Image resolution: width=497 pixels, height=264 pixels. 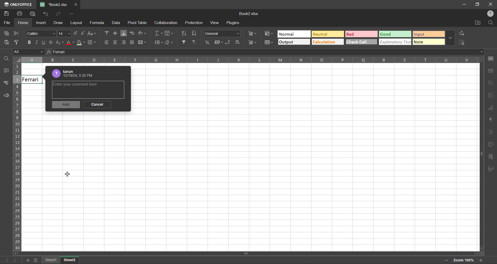 What do you see at coordinates (170, 42) in the screenshot?
I see `clear` at bounding box center [170, 42].